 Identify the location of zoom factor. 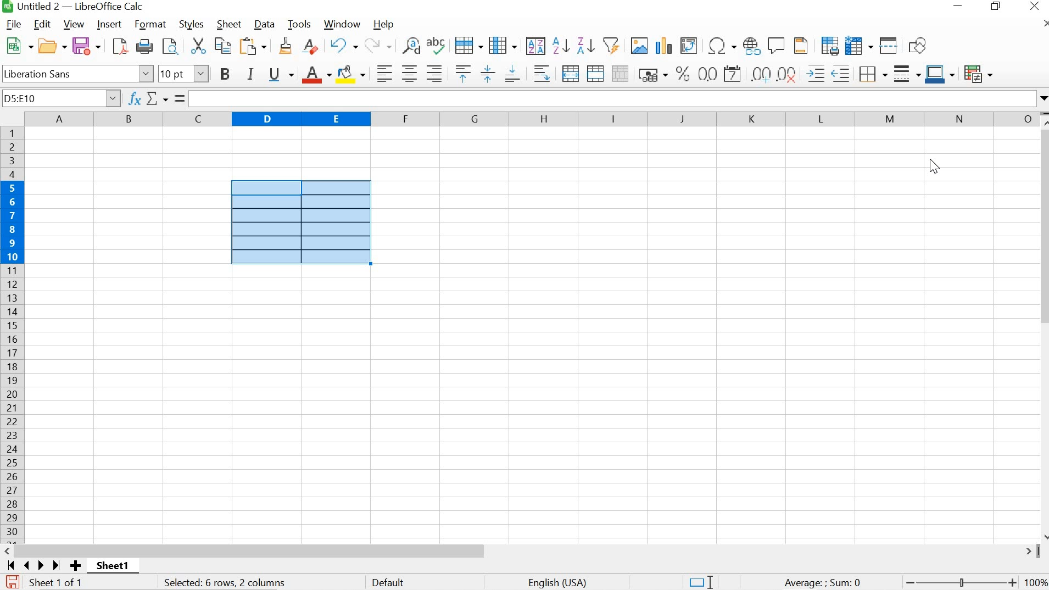
(1036, 583).